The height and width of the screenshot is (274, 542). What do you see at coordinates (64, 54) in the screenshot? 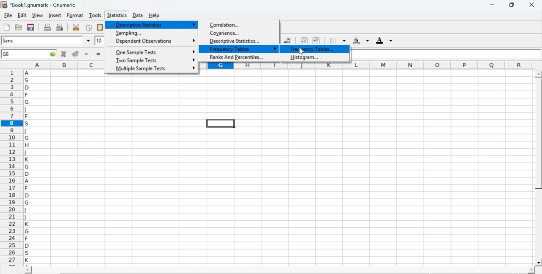
I see `cancel changes` at bounding box center [64, 54].